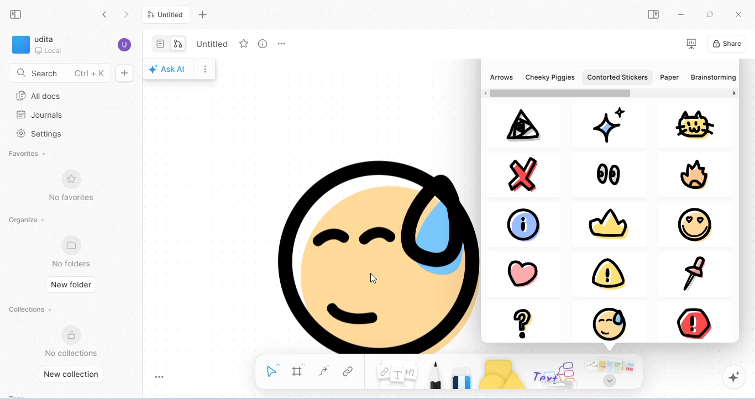  I want to click on pencil, so click(436, 375).